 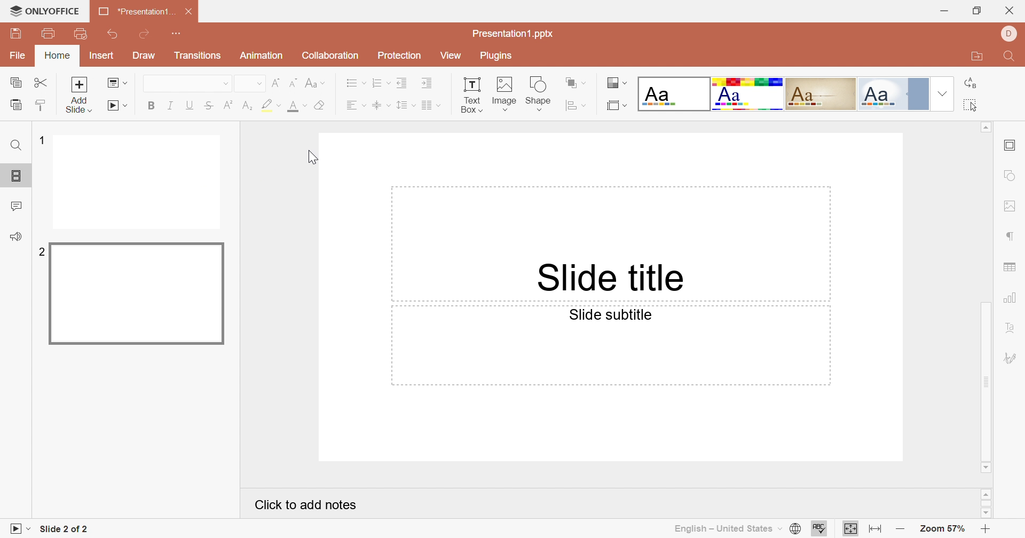 What do you see at coordinates (147, 34) in the screenshot?
I see `Redo` at bounding box center [147, 34].